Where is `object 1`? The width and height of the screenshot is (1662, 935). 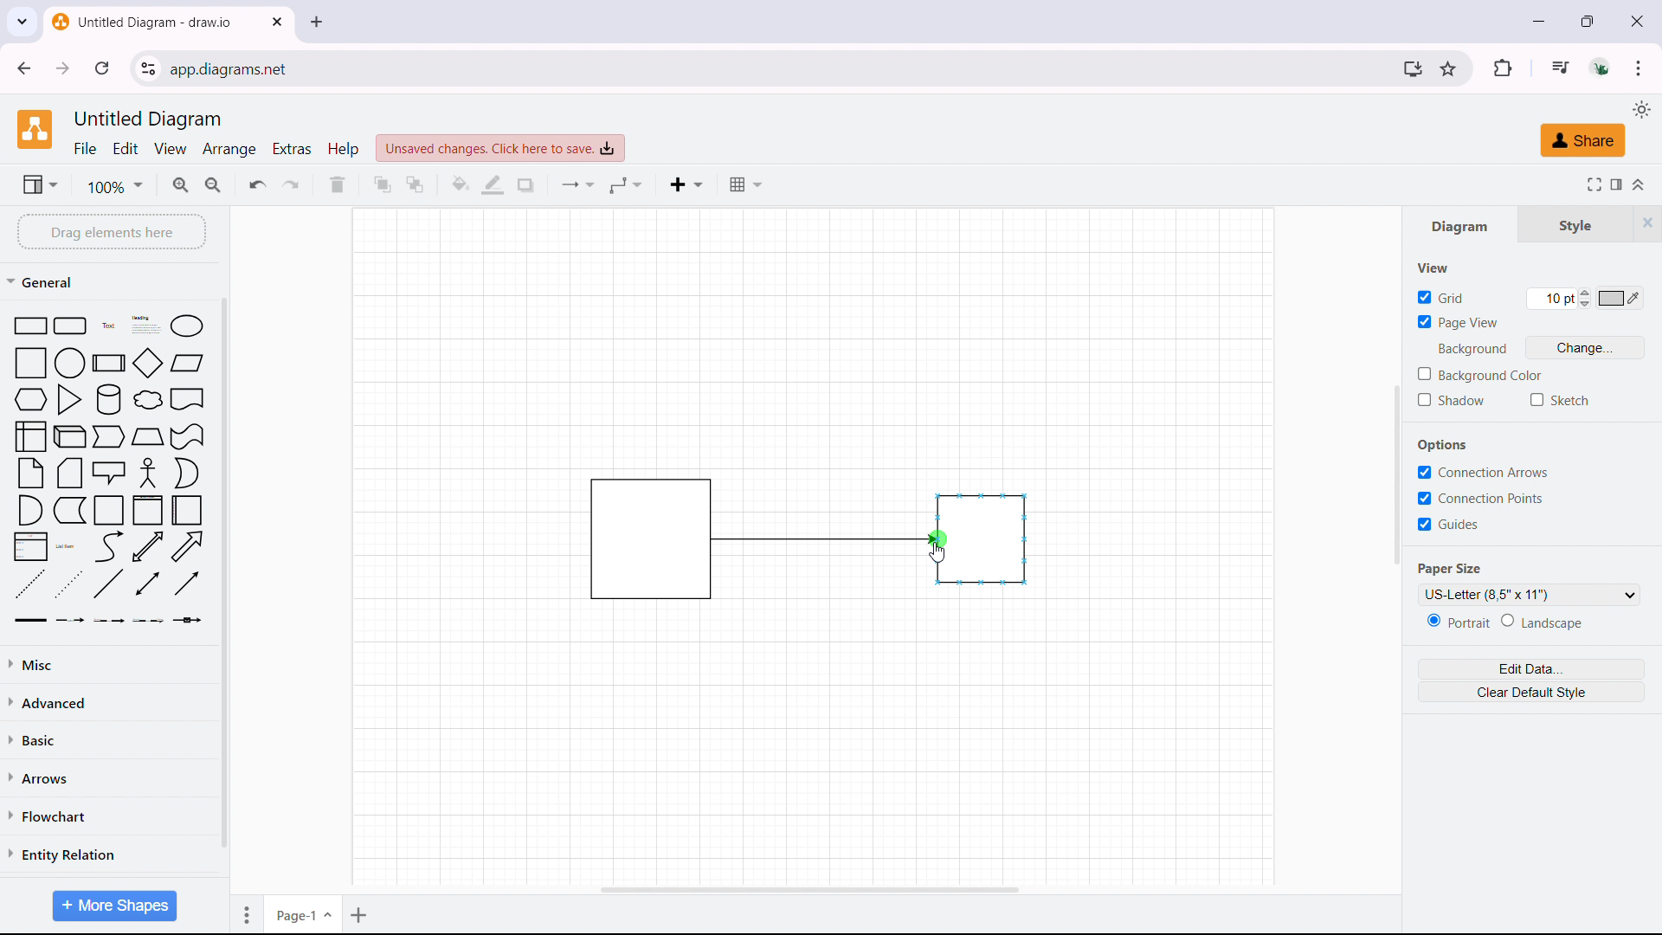 object 1 is located at coordinates (631, 538).